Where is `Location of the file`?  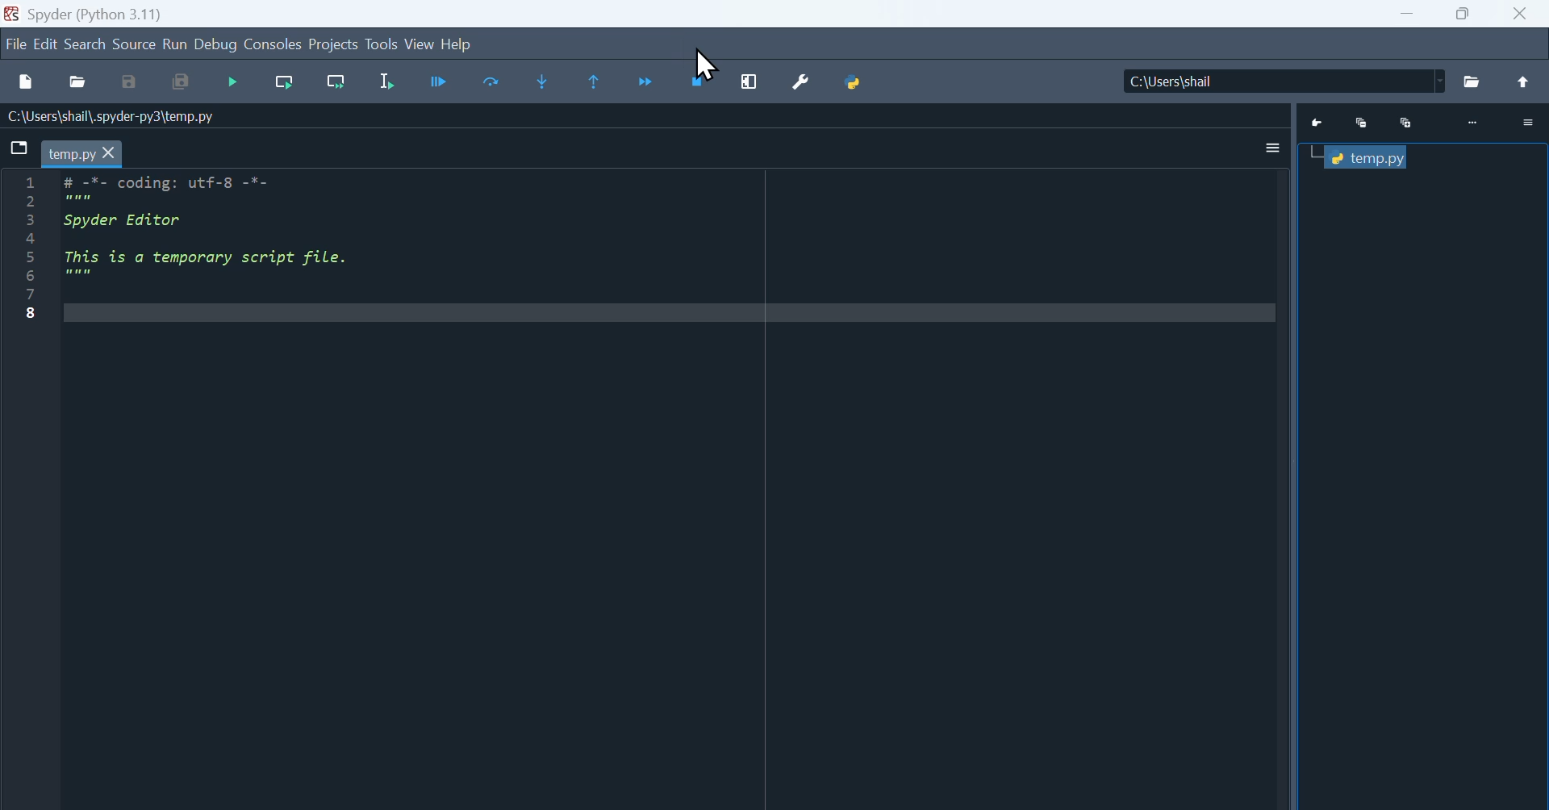
Location of the file is located at coordinates (1288, 81).